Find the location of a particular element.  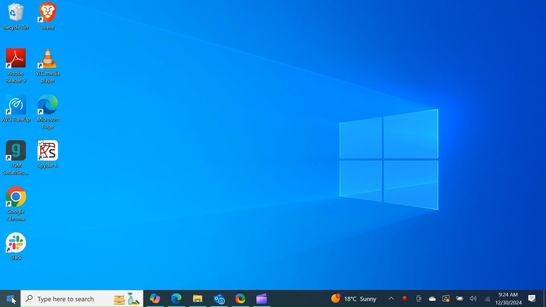

Recycle bin Desktop icon is located at coordinates (16, 18).